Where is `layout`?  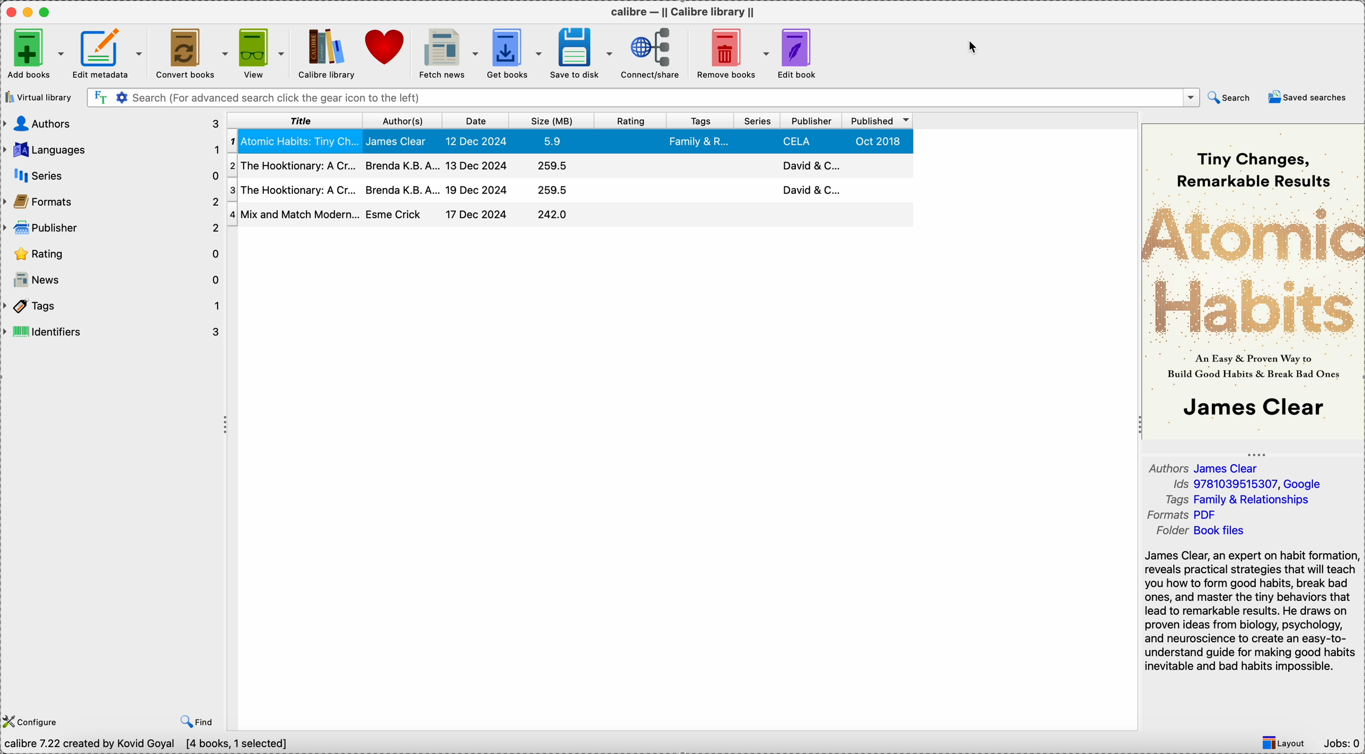
layout is located at coordinates (1287, 743).